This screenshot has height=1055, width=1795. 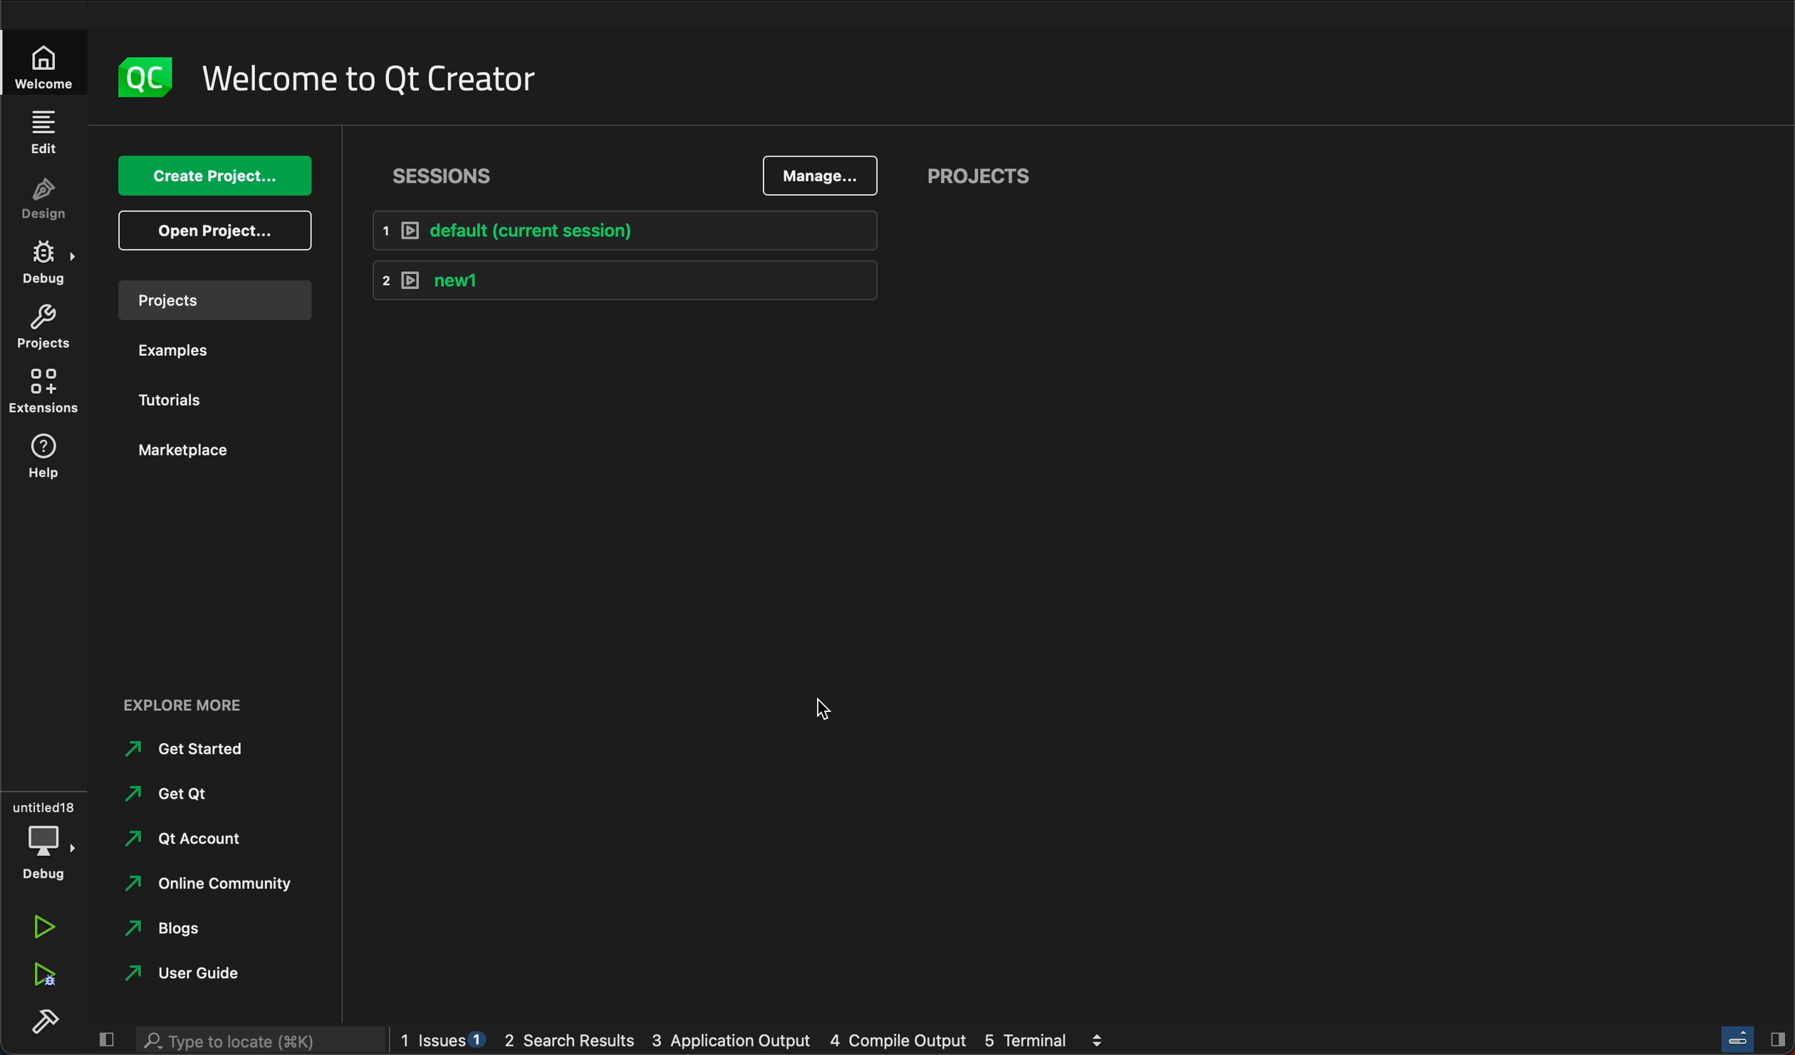 I want to click on run, so click(x=44, y=923).